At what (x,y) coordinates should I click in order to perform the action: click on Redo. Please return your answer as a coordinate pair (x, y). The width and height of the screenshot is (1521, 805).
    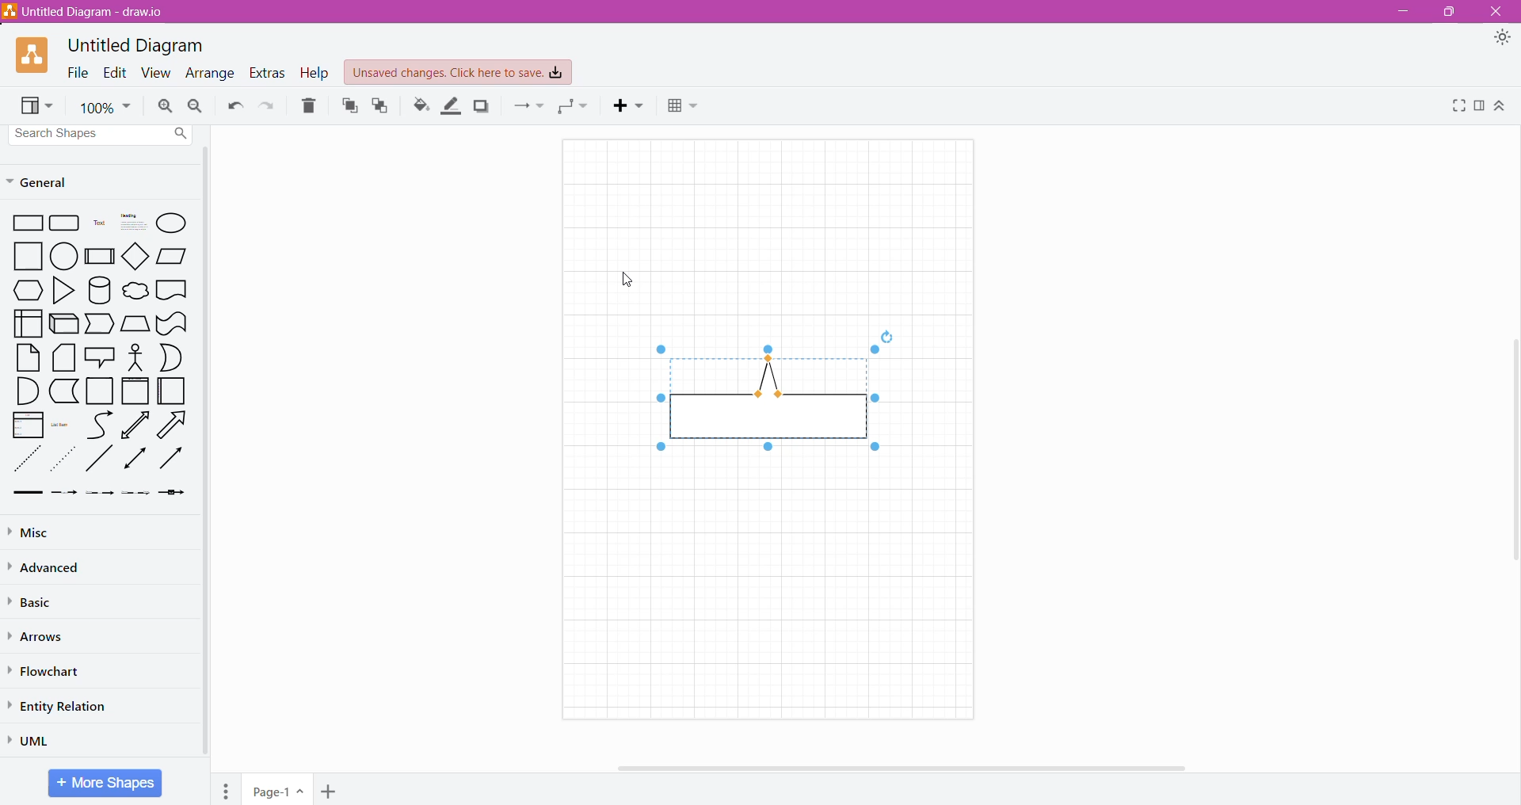
    Looking at the image, I should click on (269, 105).